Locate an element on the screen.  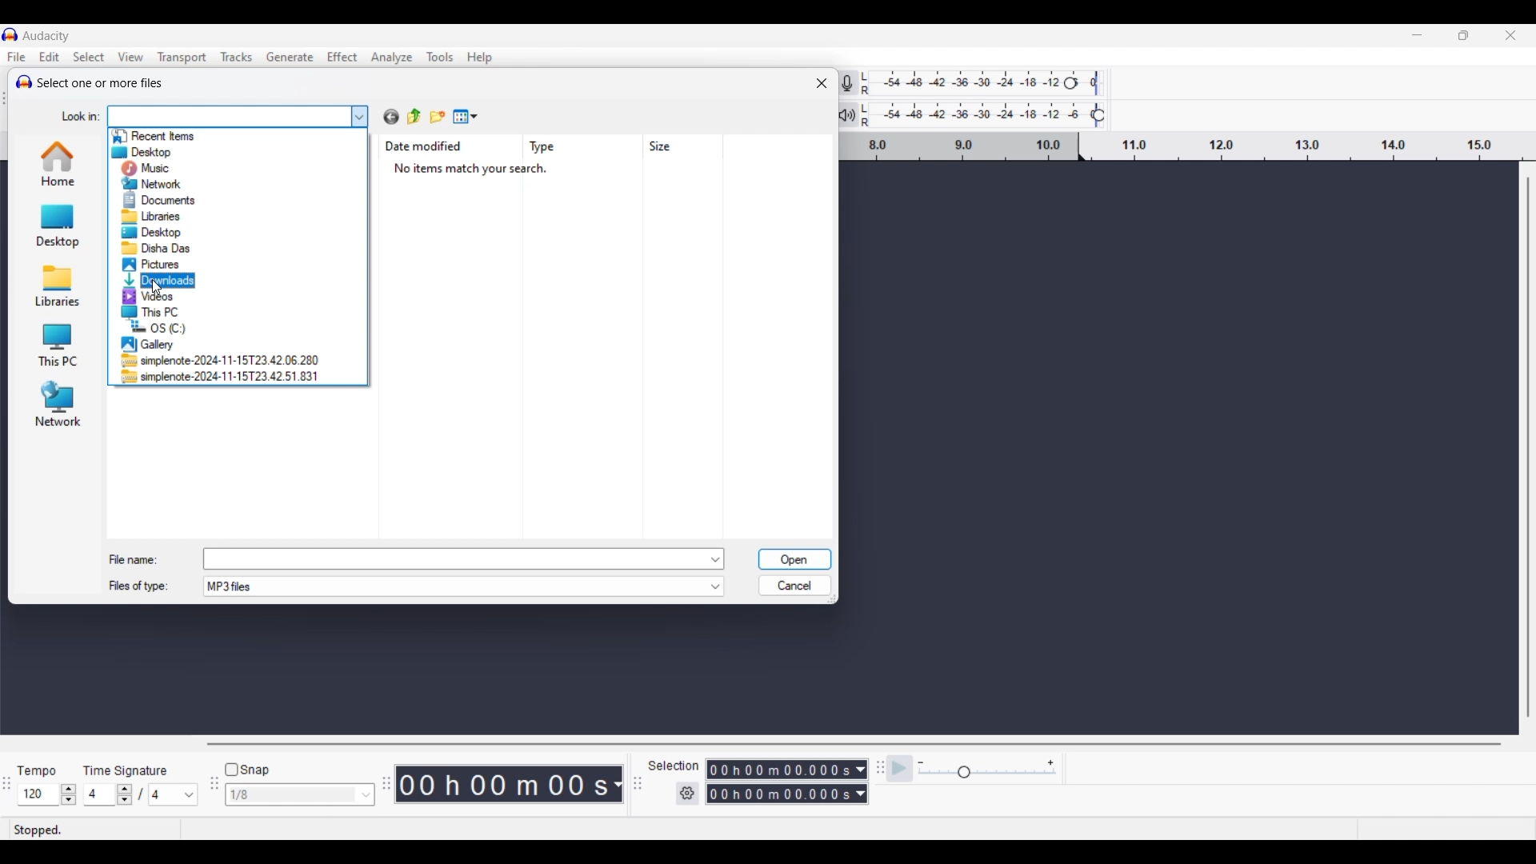
00h00m00.000s is located at coordinates (786, 796).